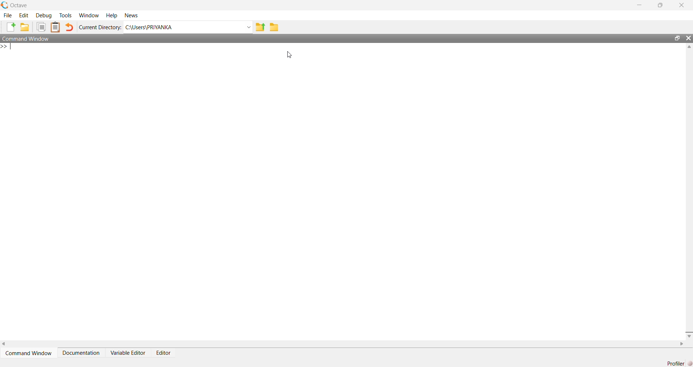 The image size is (693, 367). I want to click on Folder, so click(274, 27).